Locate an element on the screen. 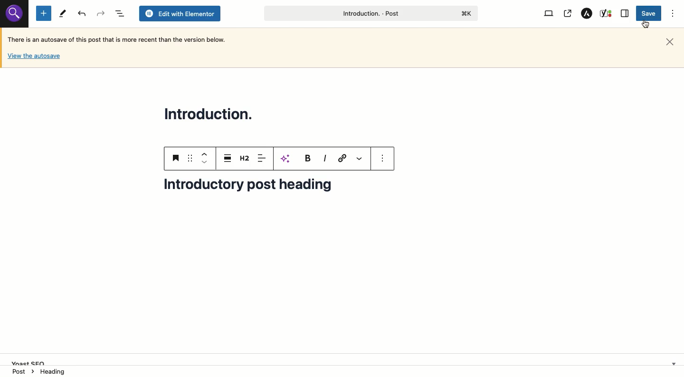 This screenshot has width=684, height=377. View is located at coordinates (550, 14).